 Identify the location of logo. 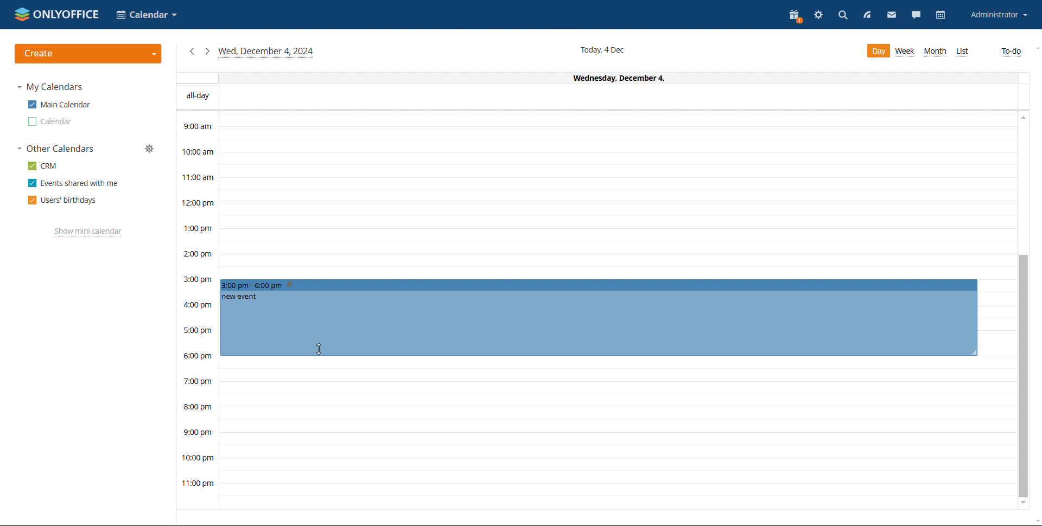
(56, 14).